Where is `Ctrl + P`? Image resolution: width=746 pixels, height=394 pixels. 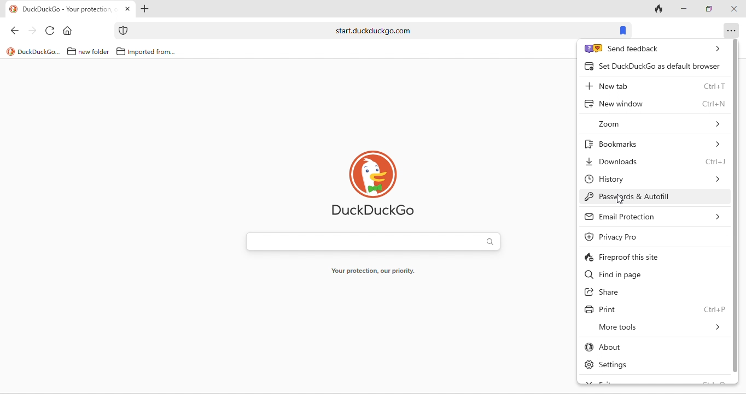 Ctrl + P is located at coordinates (714, 310).